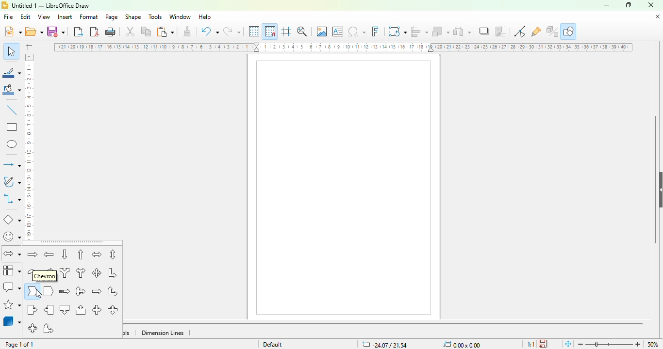 The image size is (663, 349). I want to click on helplines while moving, so click(286, 31).